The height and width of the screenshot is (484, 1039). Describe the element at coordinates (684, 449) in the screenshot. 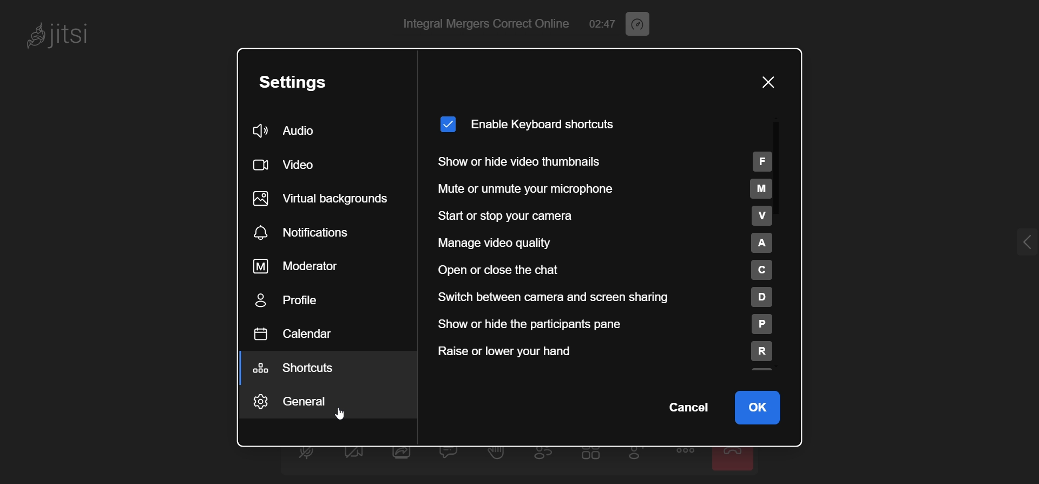

I see `more options` at that location.